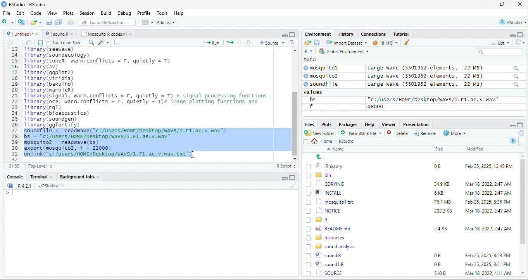 The image size is (528, 280). Describe the element at coordinates (13, 166) in the screenshot. I see `31:55` at that location.